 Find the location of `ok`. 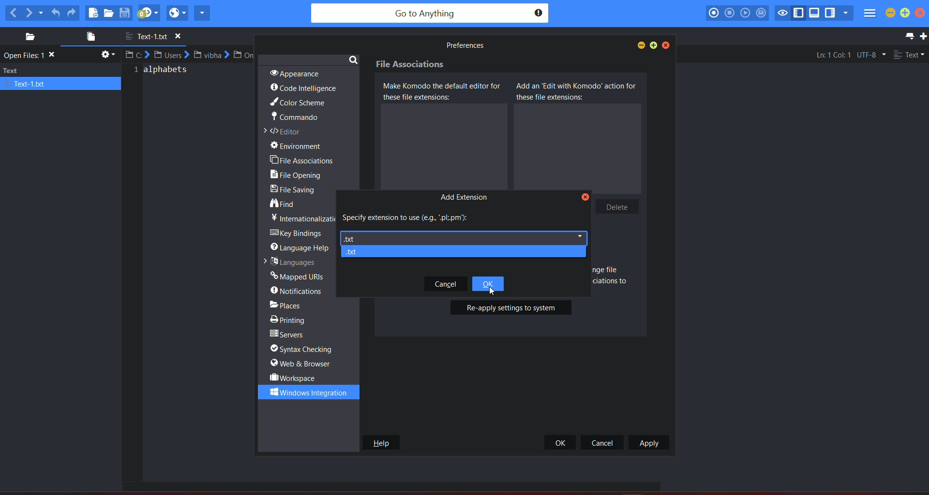

ok is located at coordinates (490, 284).